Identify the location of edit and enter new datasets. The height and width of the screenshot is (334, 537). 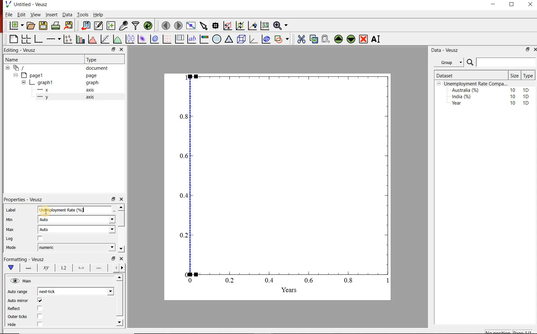
(99, 25).